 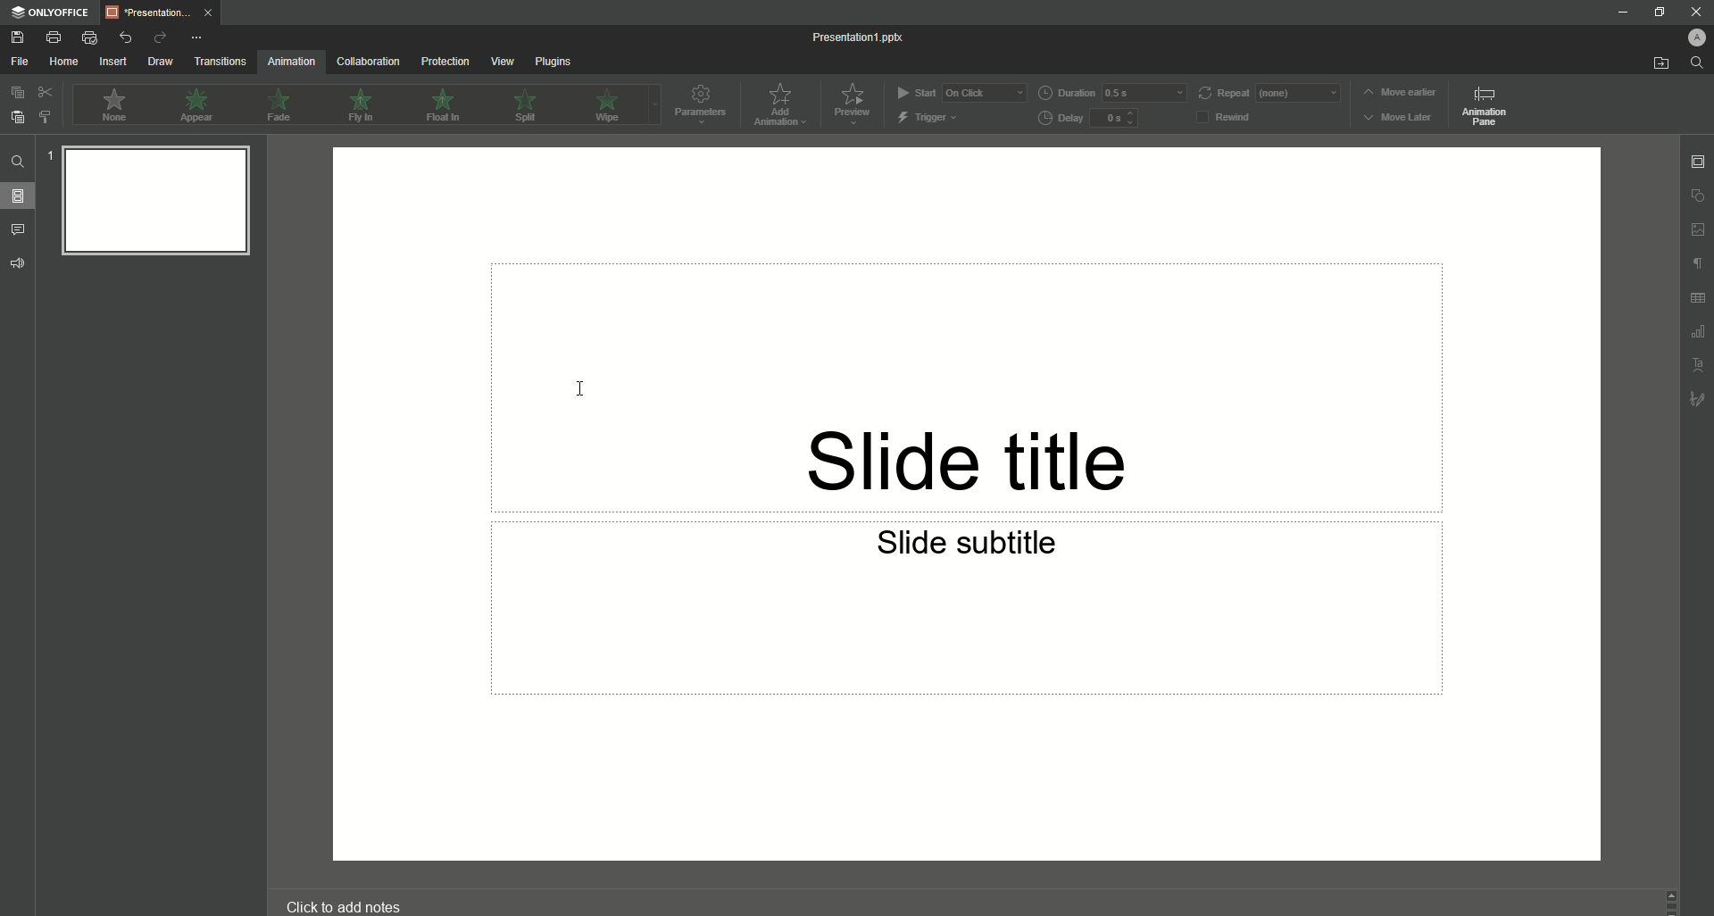 I want to click on Table Settings, so click(x=1694, y=301).